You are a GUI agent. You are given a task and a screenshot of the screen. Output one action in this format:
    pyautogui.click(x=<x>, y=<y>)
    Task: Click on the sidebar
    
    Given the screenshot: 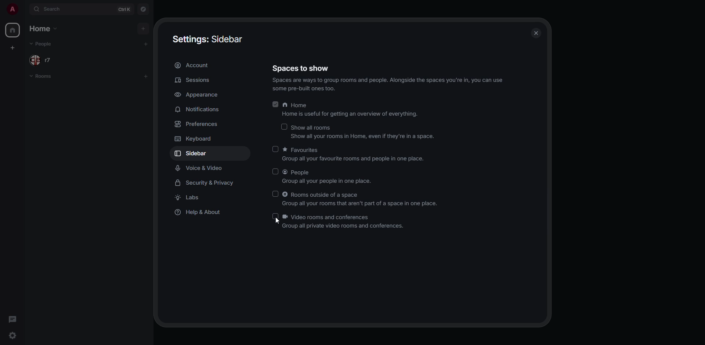 What is the action you would take?
    pyautogui.click(x=197, y=153)
    